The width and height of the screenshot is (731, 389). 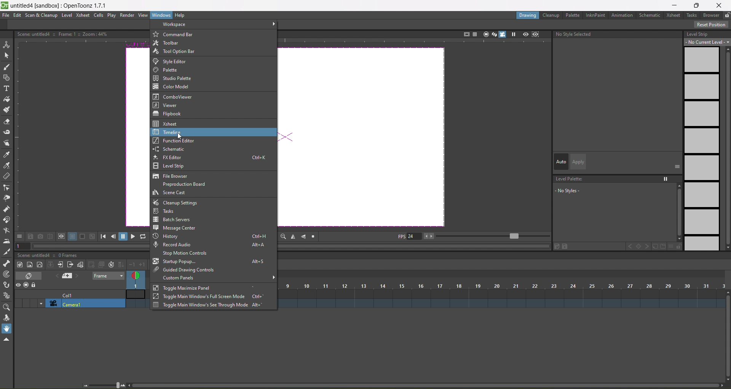 What do you see at coordinates (6, 219) in the screenshot?
I see `magnet tool` at bounding box center [6, 219].